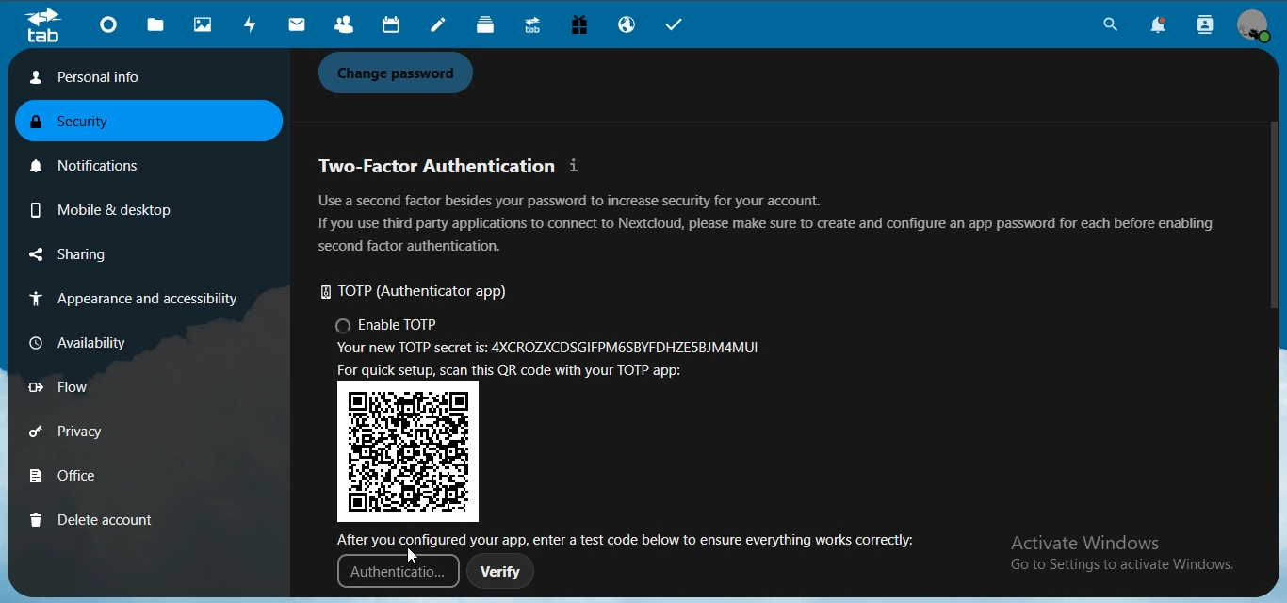  I want to click on availability, so click(89, 341).